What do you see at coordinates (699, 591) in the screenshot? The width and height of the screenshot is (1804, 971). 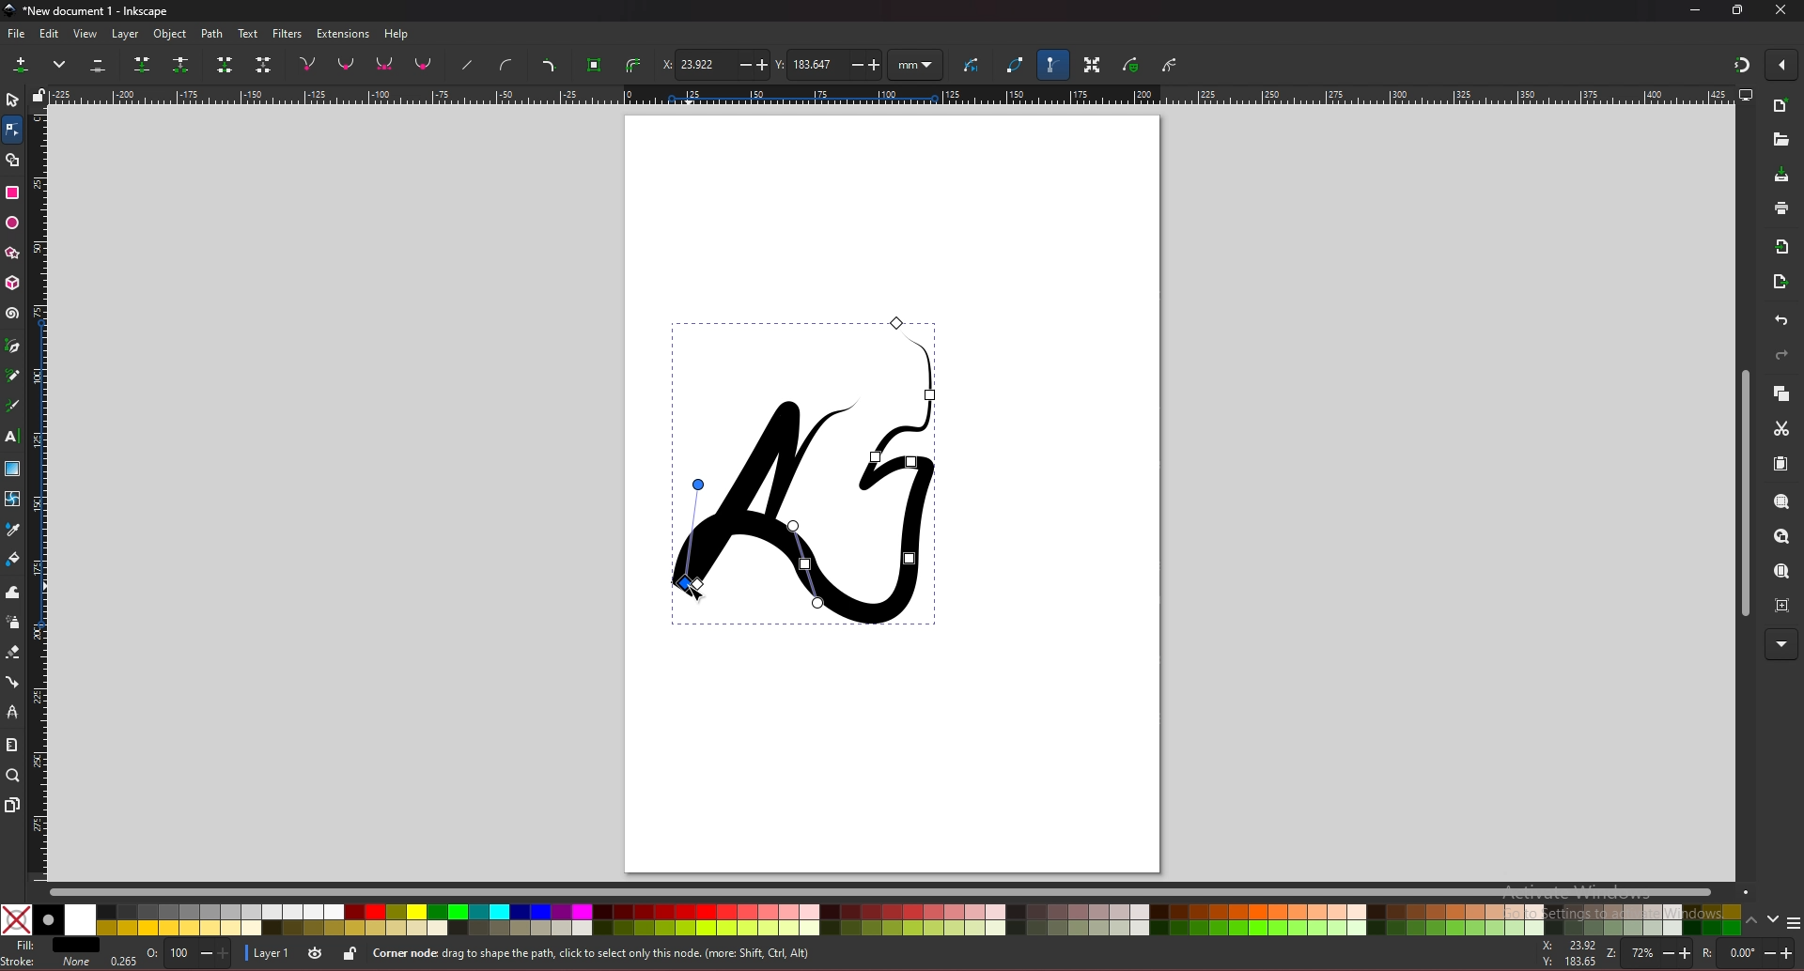 I see `cursor` at bounding box center [699, 591].